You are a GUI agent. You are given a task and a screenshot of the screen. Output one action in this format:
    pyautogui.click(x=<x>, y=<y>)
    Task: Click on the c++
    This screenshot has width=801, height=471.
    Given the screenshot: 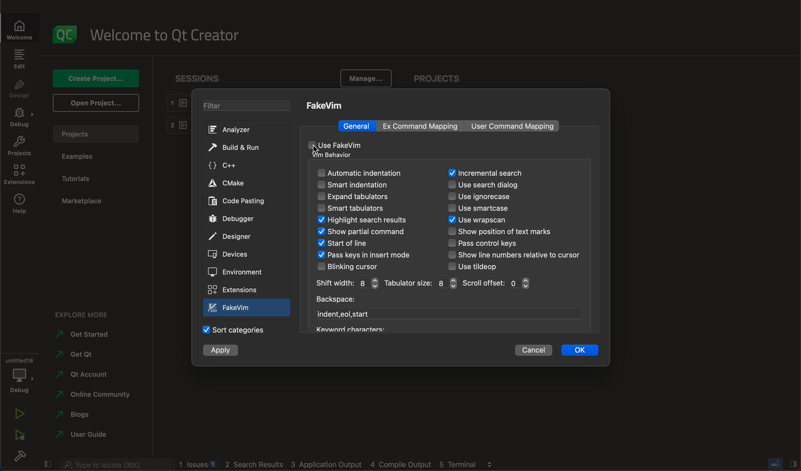 What is the action you would take?
    pyautogui.click(x=239, y=166)
    